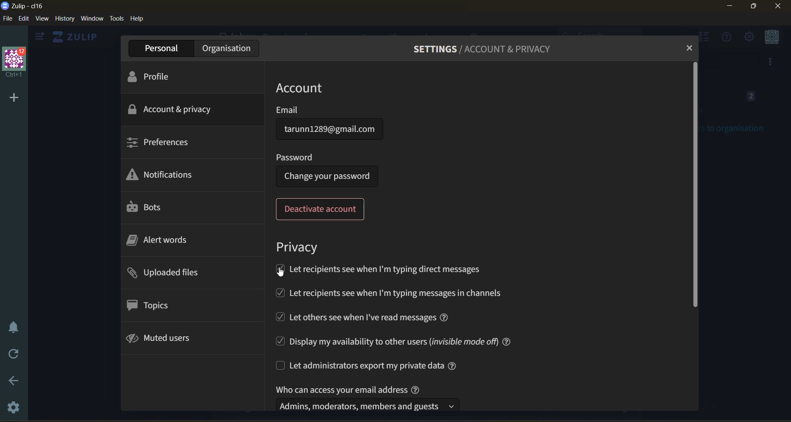 The width and height of the screenshot is (791, 422). Describe the element at coordinates (14, 327) in the screenshot. I see `enable do not disturb` at that location.